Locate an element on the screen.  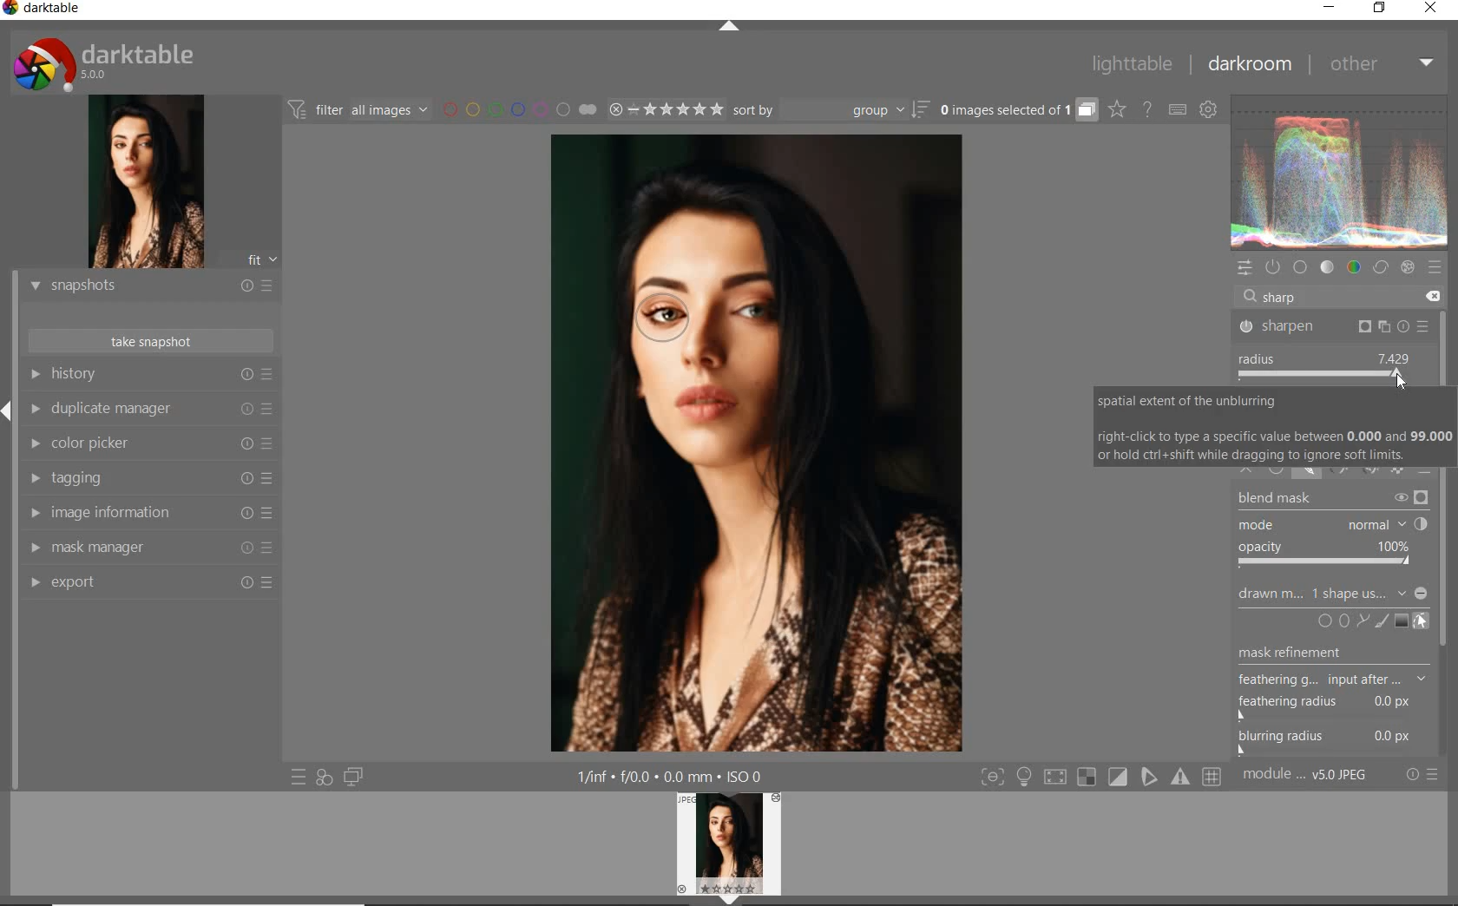
radius adjusted is located at coordinates (1328, 367).